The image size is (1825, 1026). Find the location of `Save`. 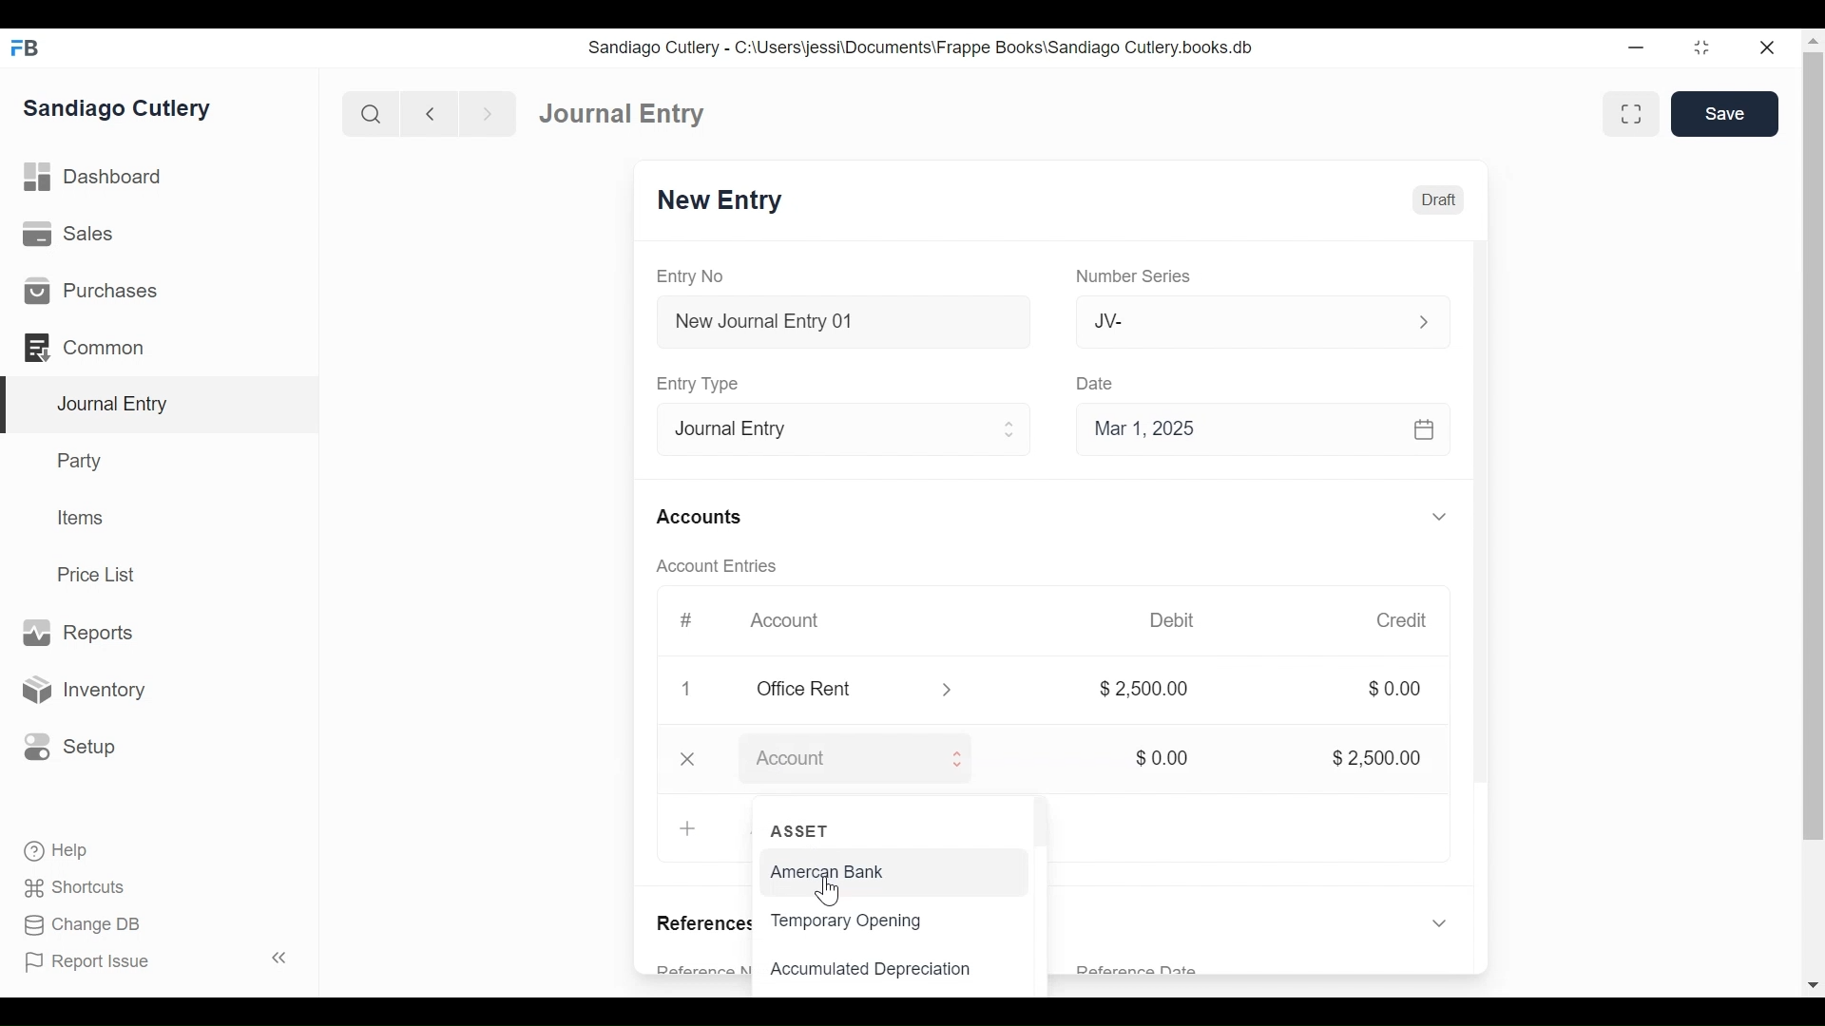

Save is located at coordinates (1719, 113).